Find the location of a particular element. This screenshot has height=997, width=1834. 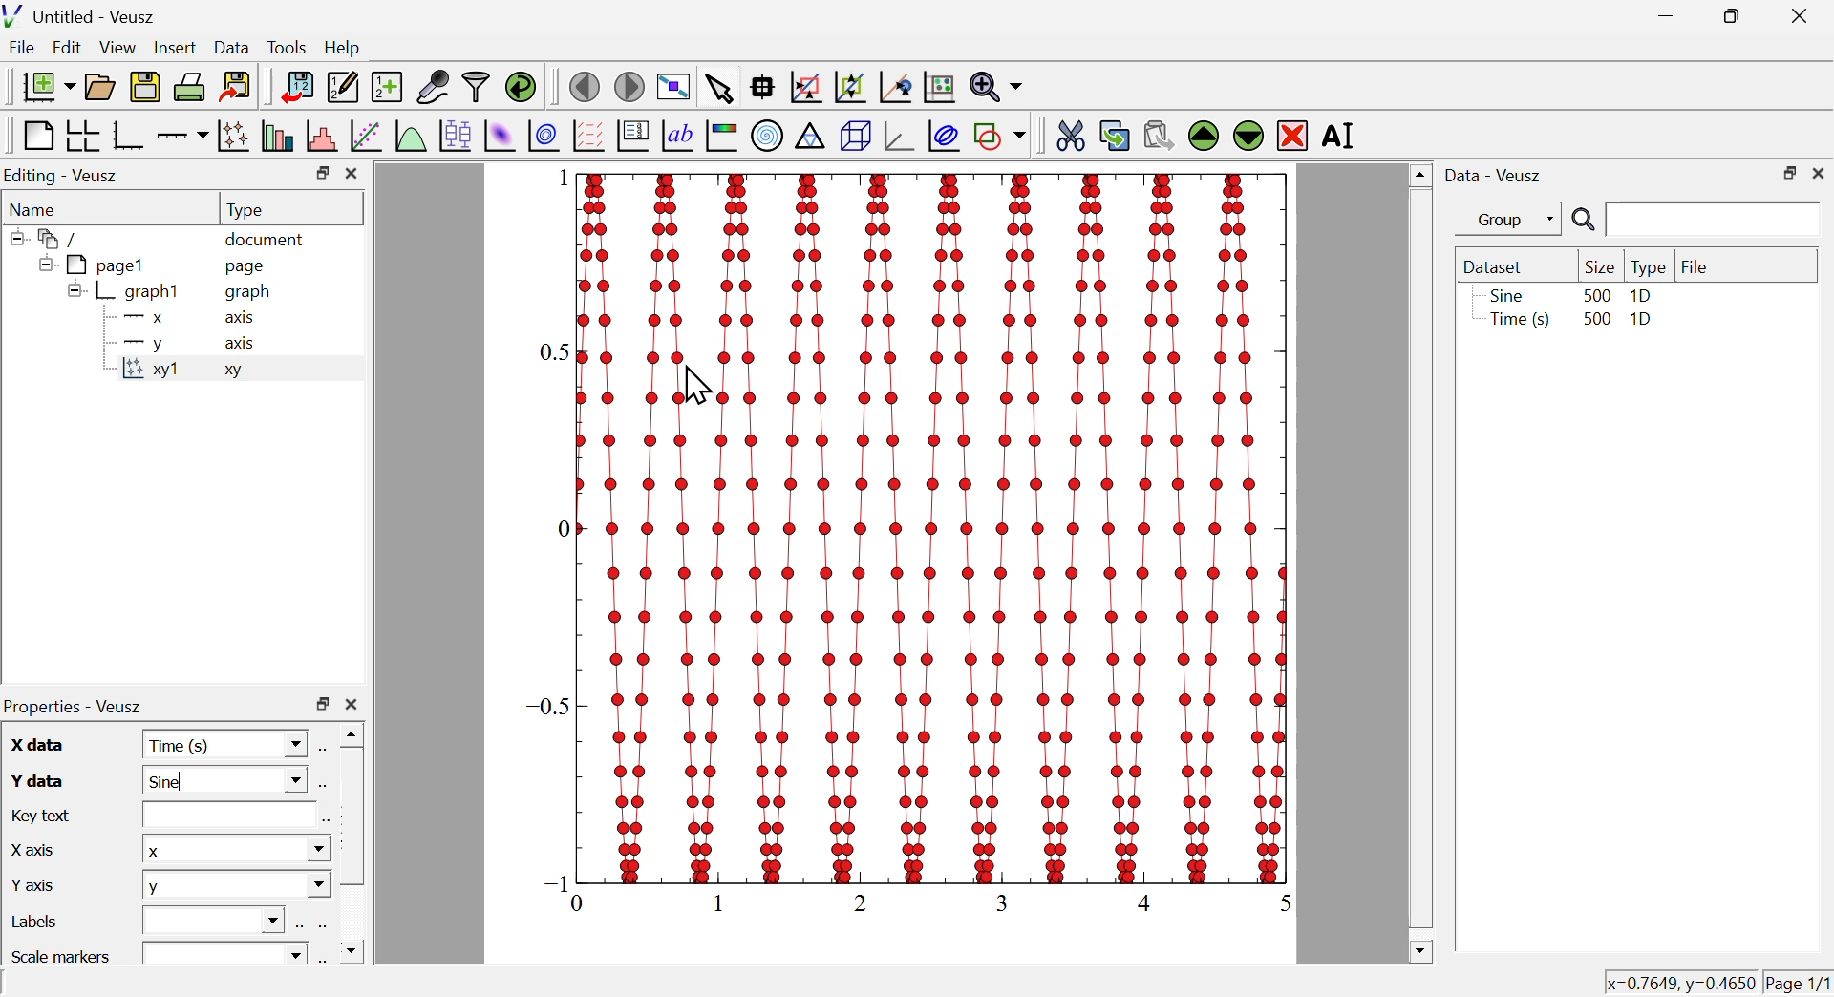

capture remote data is located at coordinates (432, 87).